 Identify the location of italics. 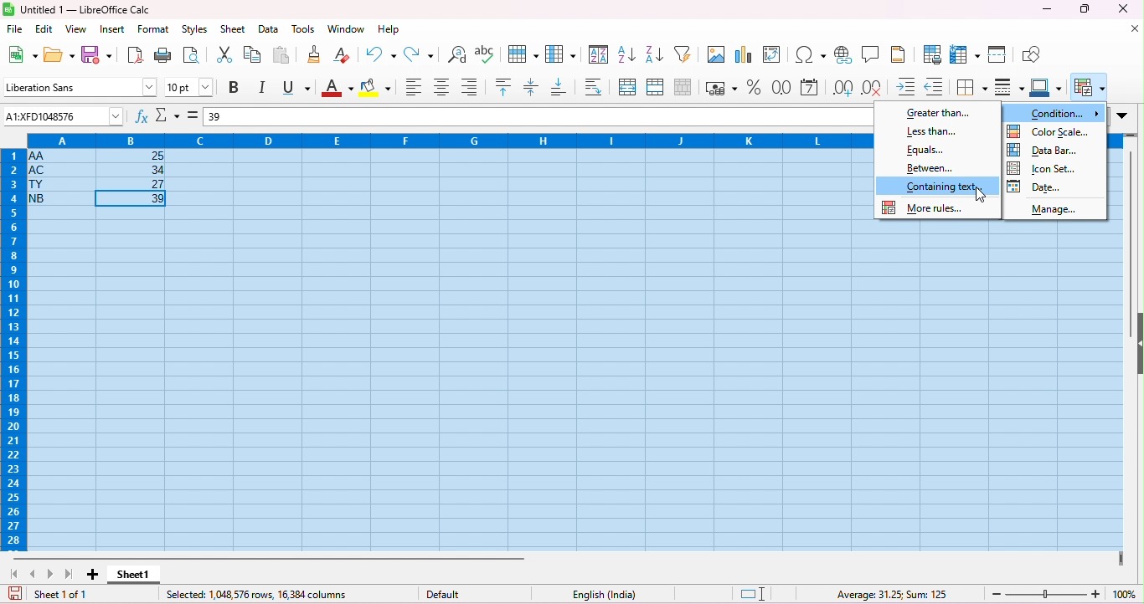
(264, 88).